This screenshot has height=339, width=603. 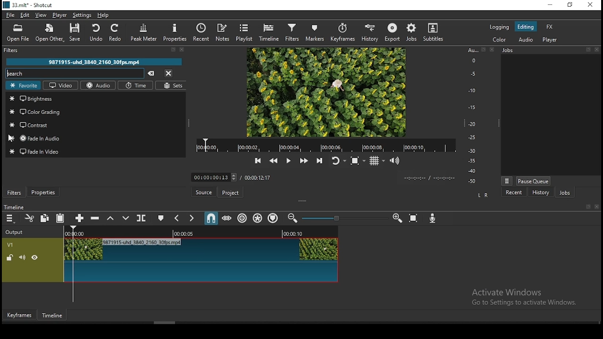 I want to click on favorites, so click(x=22, y=86).